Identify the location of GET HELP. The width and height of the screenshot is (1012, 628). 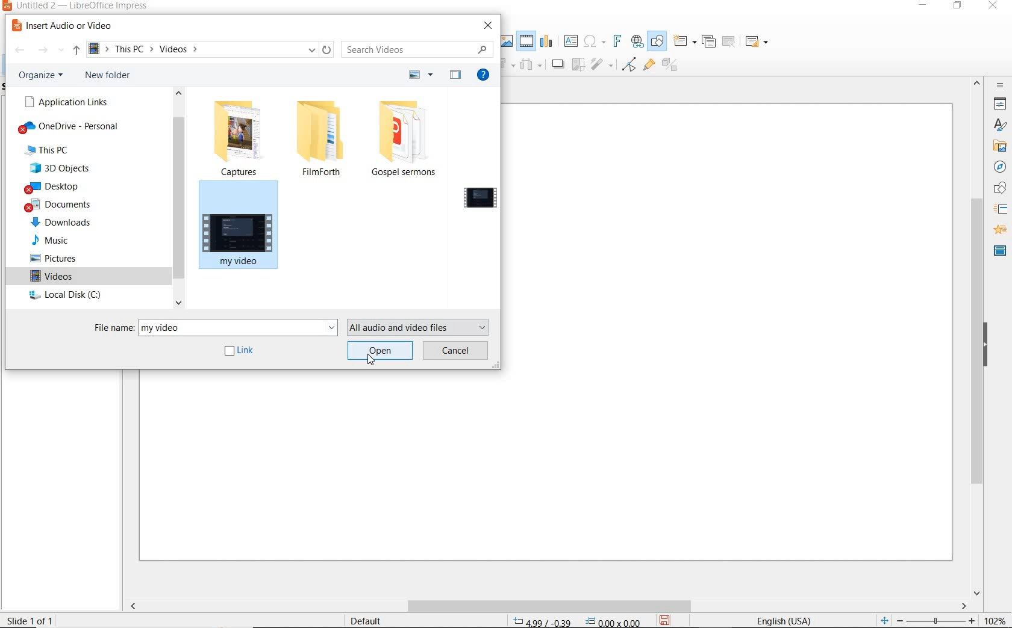
(486, 76).